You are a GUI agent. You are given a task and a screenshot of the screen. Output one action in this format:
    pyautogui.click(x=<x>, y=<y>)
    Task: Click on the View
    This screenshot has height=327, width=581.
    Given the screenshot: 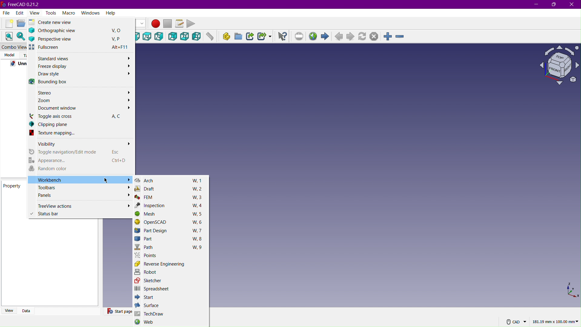 What is the action you would take?
    pyautogui.click(x=9, y=310)
    